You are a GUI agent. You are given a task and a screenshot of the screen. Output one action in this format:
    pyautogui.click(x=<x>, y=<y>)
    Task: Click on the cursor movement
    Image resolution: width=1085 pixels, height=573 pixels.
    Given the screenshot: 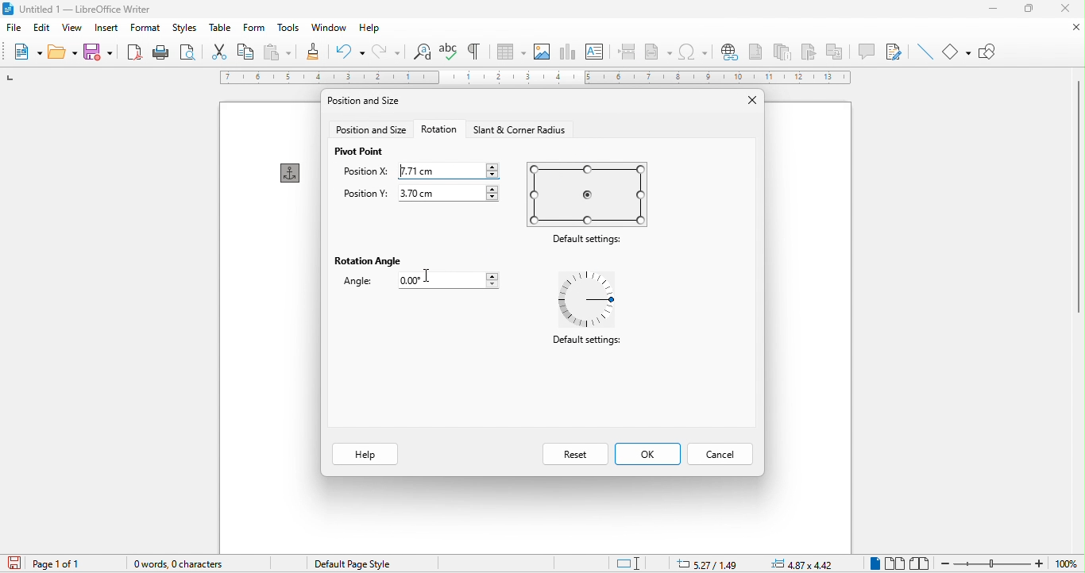 What is the action you would take?
    pyautogui.click(x=427, y=277)
    